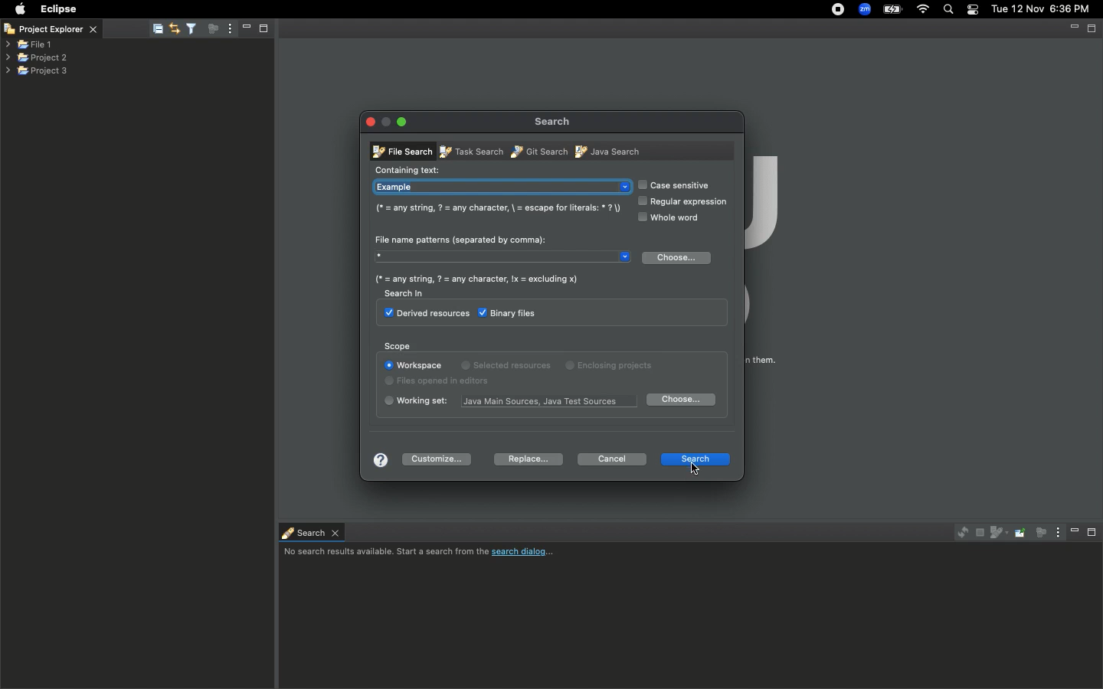  Describe the element at coordinates (399, 151) in the screenshot. I see `File search` at that location.